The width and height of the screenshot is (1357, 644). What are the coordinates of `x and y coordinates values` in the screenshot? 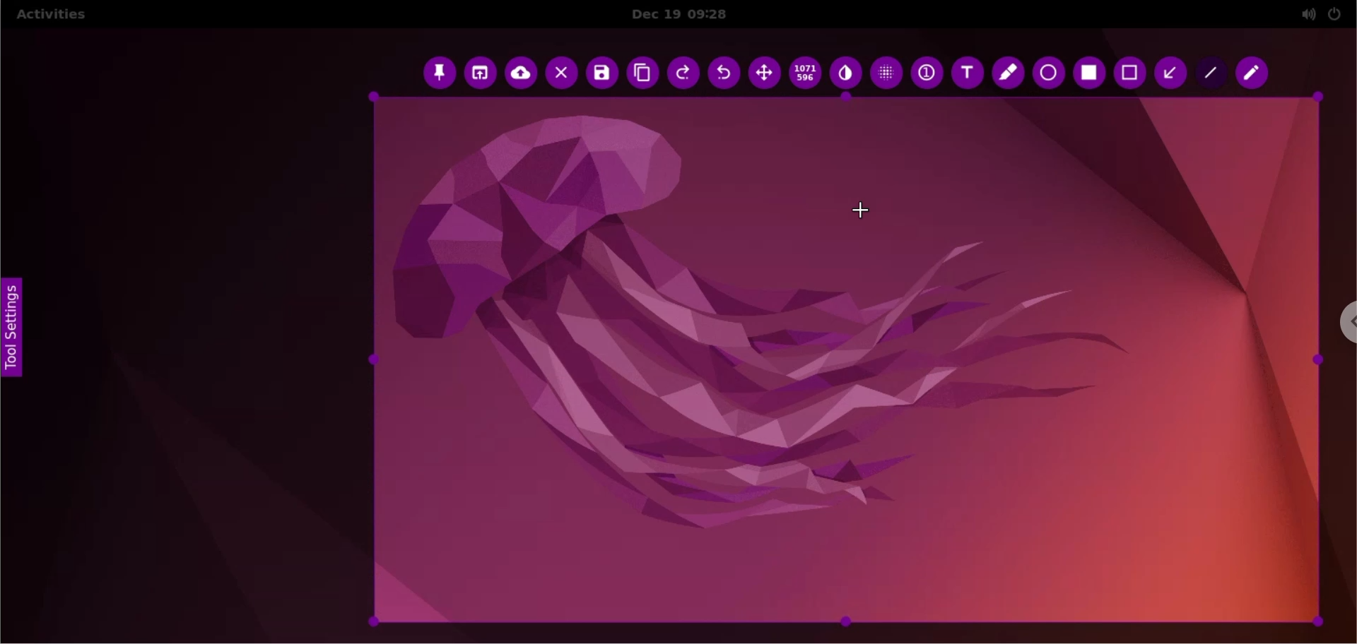 It's located at (806, 73).